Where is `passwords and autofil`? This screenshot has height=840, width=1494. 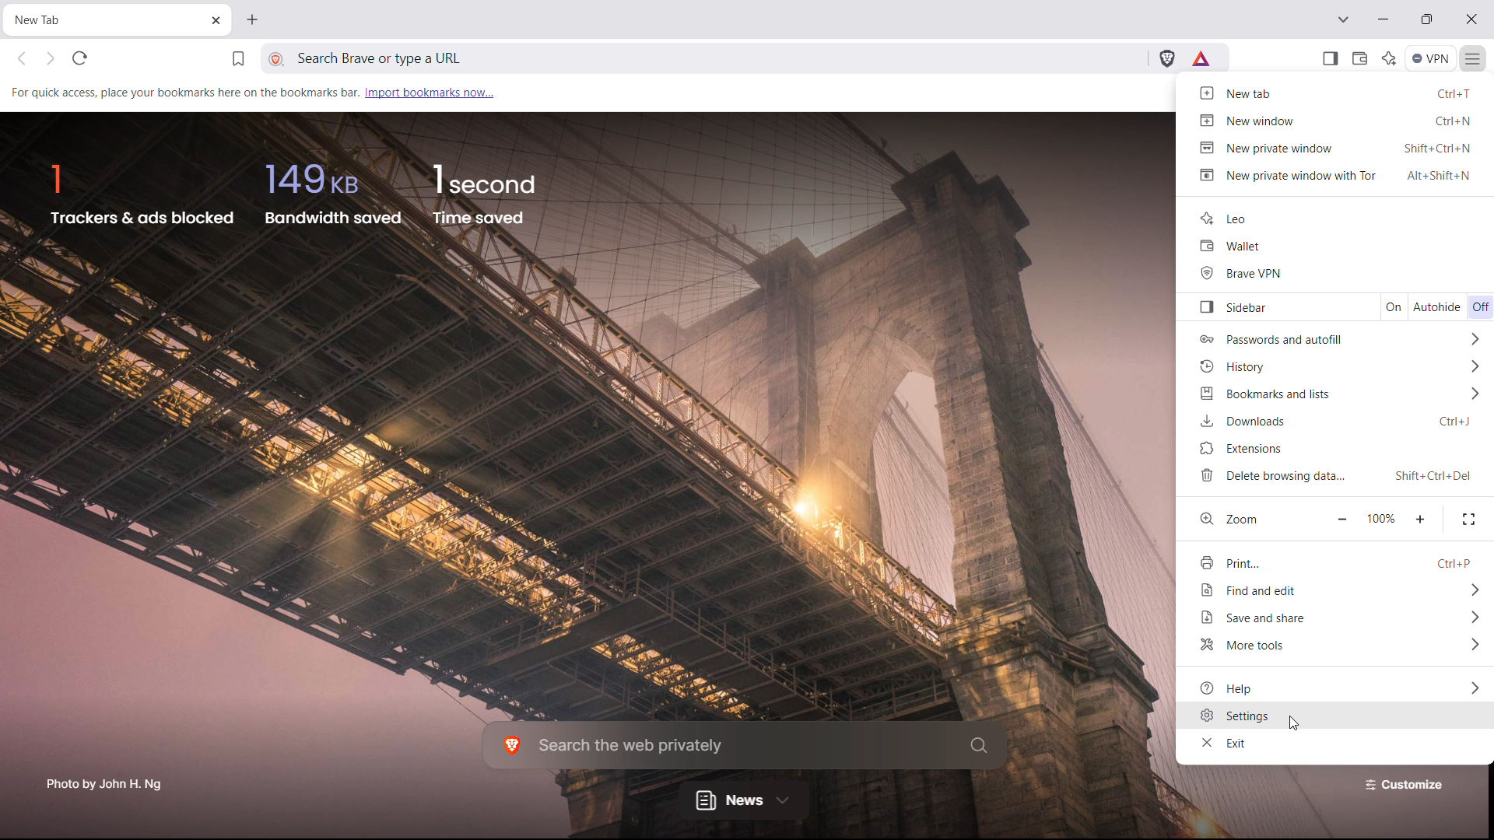
passwords and autofil is located at coordinates (1337, 338).